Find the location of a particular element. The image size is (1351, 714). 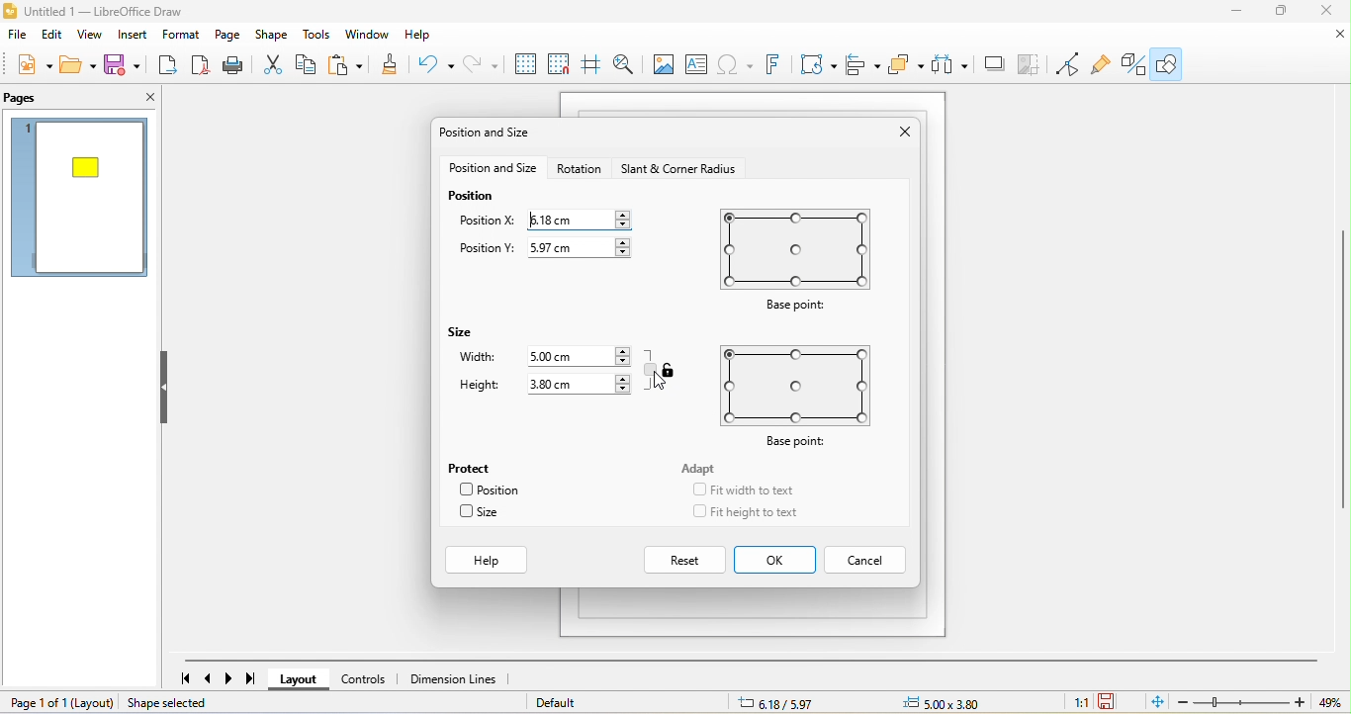

1:1 is located at coordinates (1081, 704).